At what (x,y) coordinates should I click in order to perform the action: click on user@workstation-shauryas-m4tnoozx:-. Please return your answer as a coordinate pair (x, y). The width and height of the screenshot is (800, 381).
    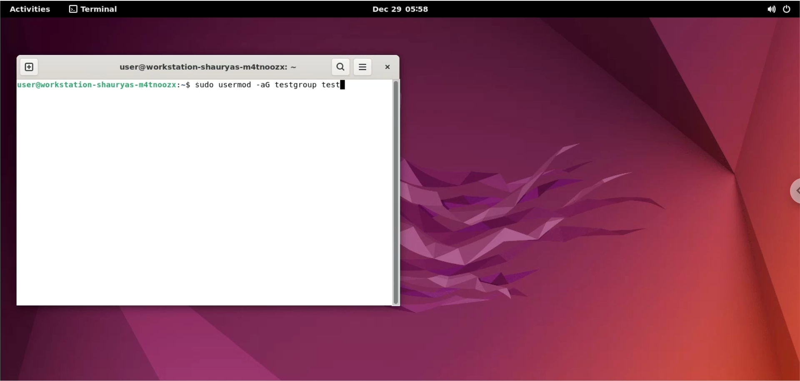
    Looking at the image, I should click on (199, 67).